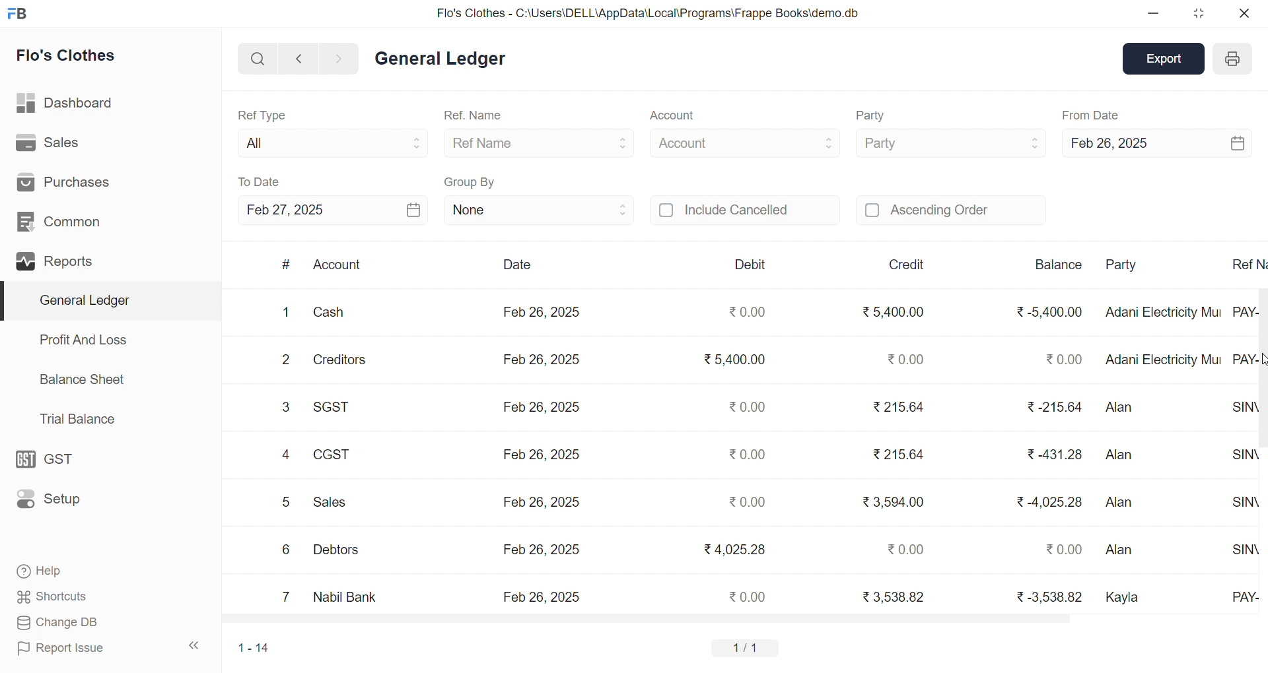 This screenshot has width=1268, height=673. I want to click on SINV-, so click(1234, 550).